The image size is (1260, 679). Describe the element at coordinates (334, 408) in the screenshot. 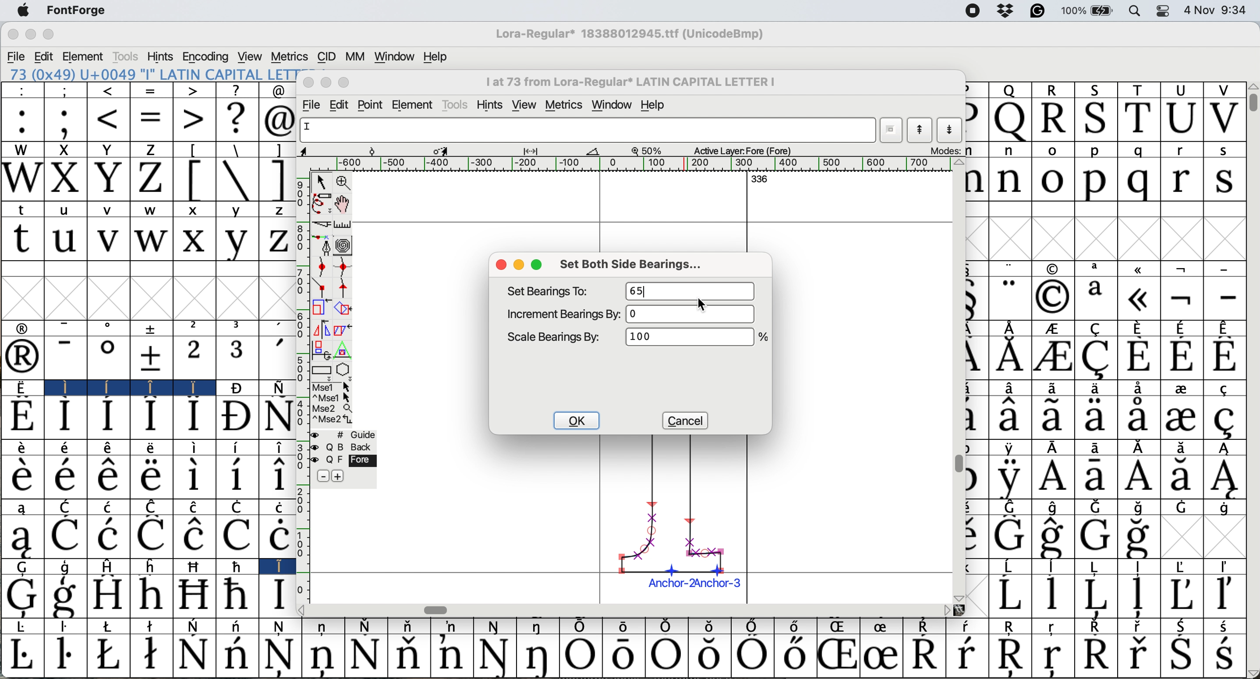

I see `Mse 2` at that location.